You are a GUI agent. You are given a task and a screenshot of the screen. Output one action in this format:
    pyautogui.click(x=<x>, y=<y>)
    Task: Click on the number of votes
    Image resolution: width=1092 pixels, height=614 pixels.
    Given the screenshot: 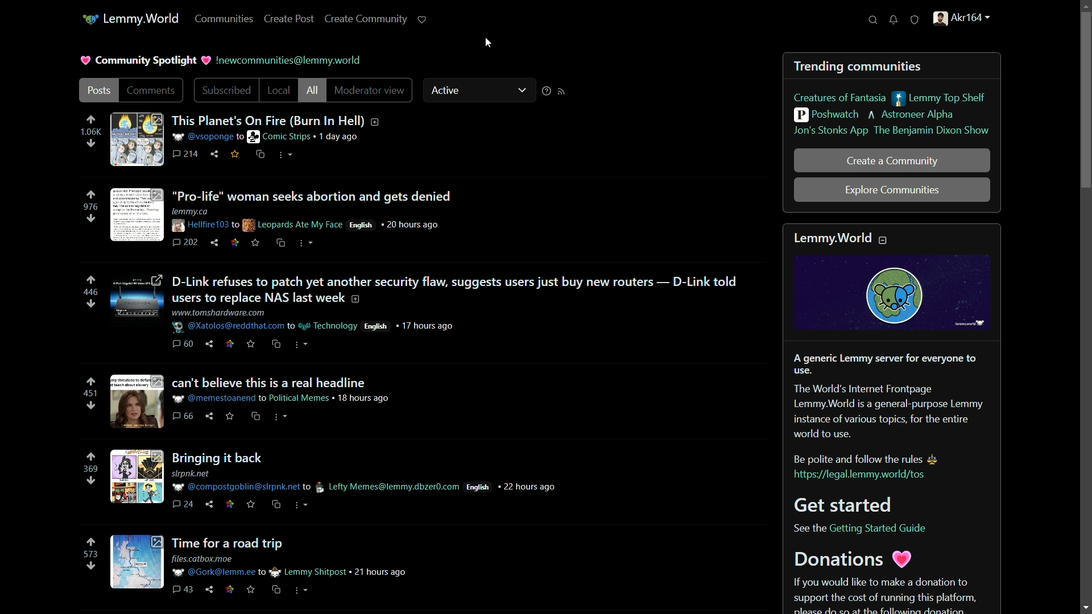 What is the action you would take?
    pyautogui.click(x=90, y=469)
    